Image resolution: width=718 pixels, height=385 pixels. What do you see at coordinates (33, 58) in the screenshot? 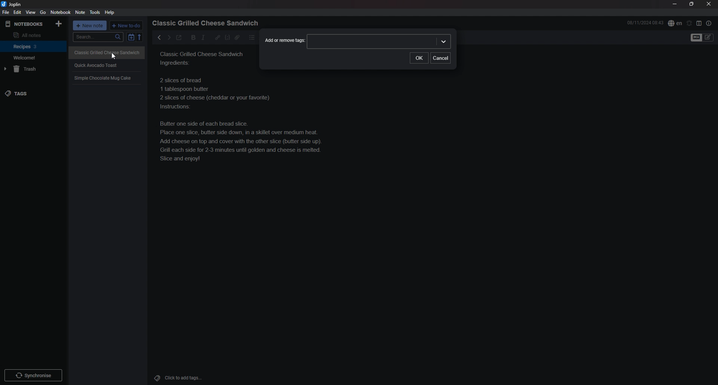
I see `notebook` at bounding box center [33, 58].